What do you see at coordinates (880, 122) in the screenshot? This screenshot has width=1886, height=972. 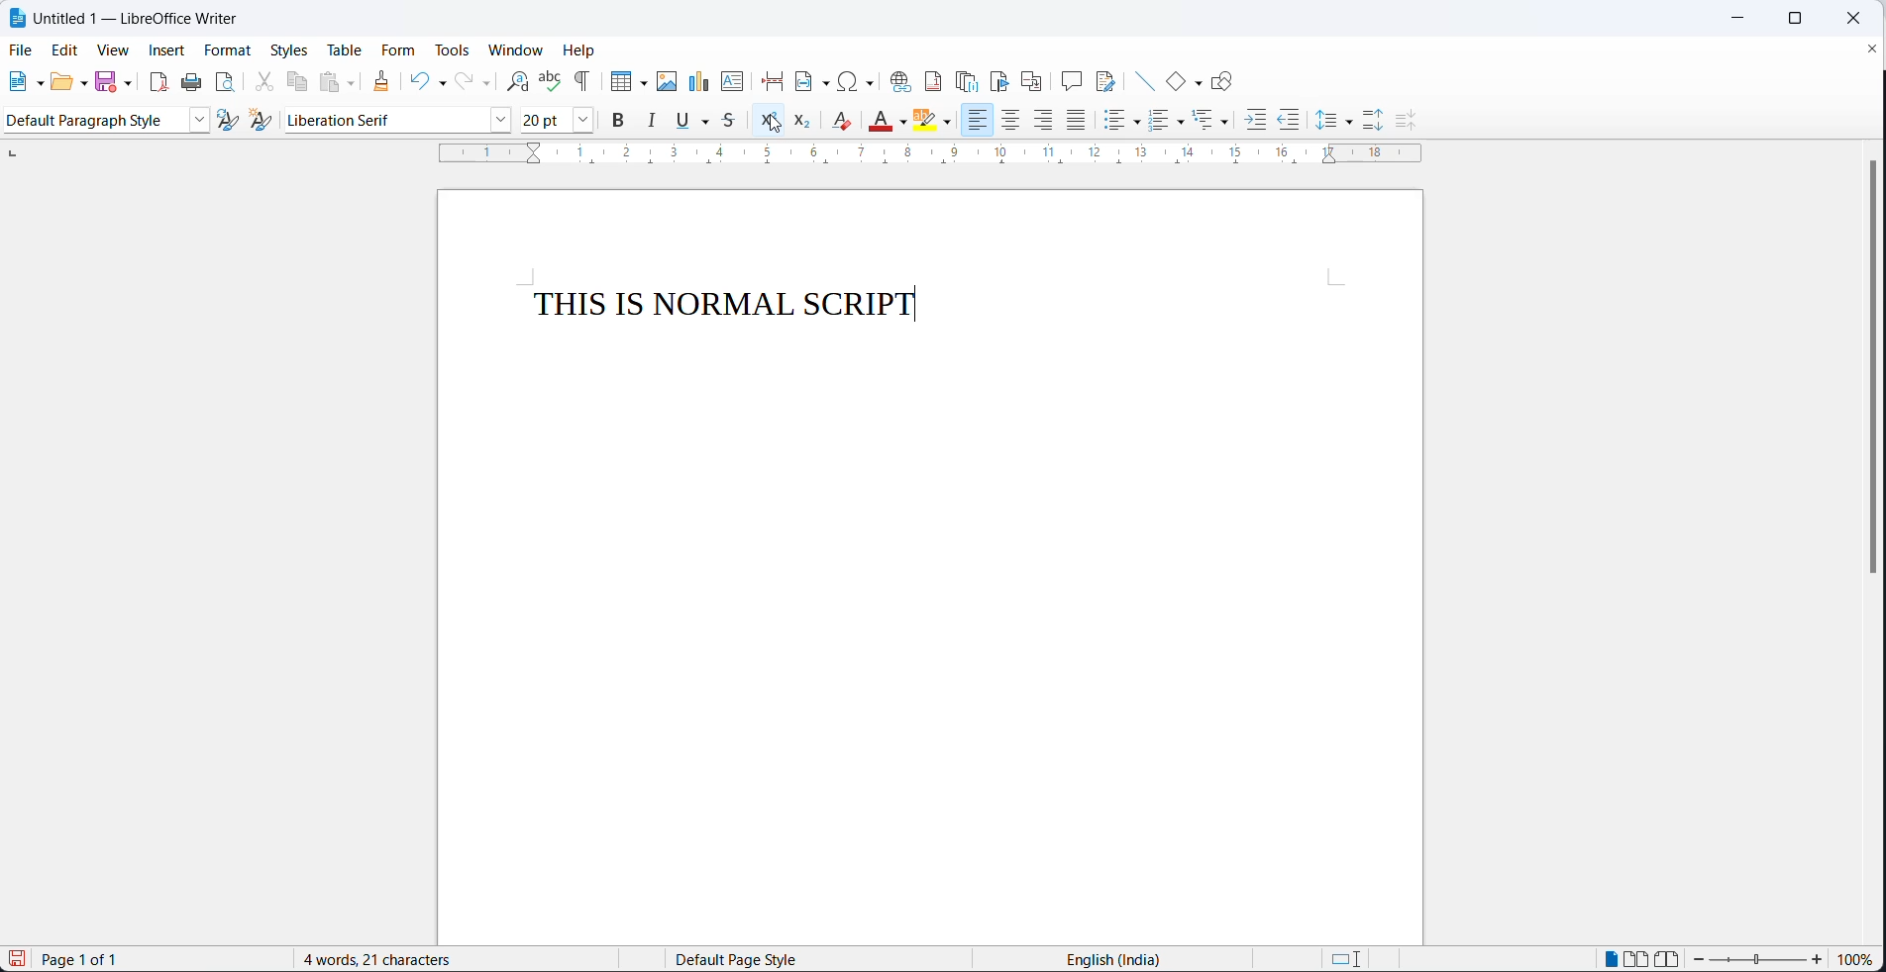 I see `clear direct formatting` at bounding box center [880, 122].